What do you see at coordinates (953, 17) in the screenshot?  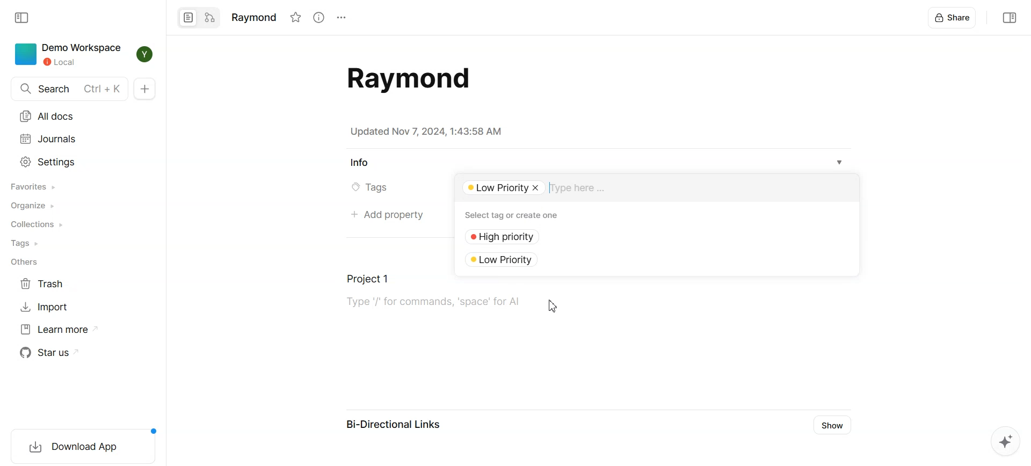 I see `Share` at bounding box center [953, 17].